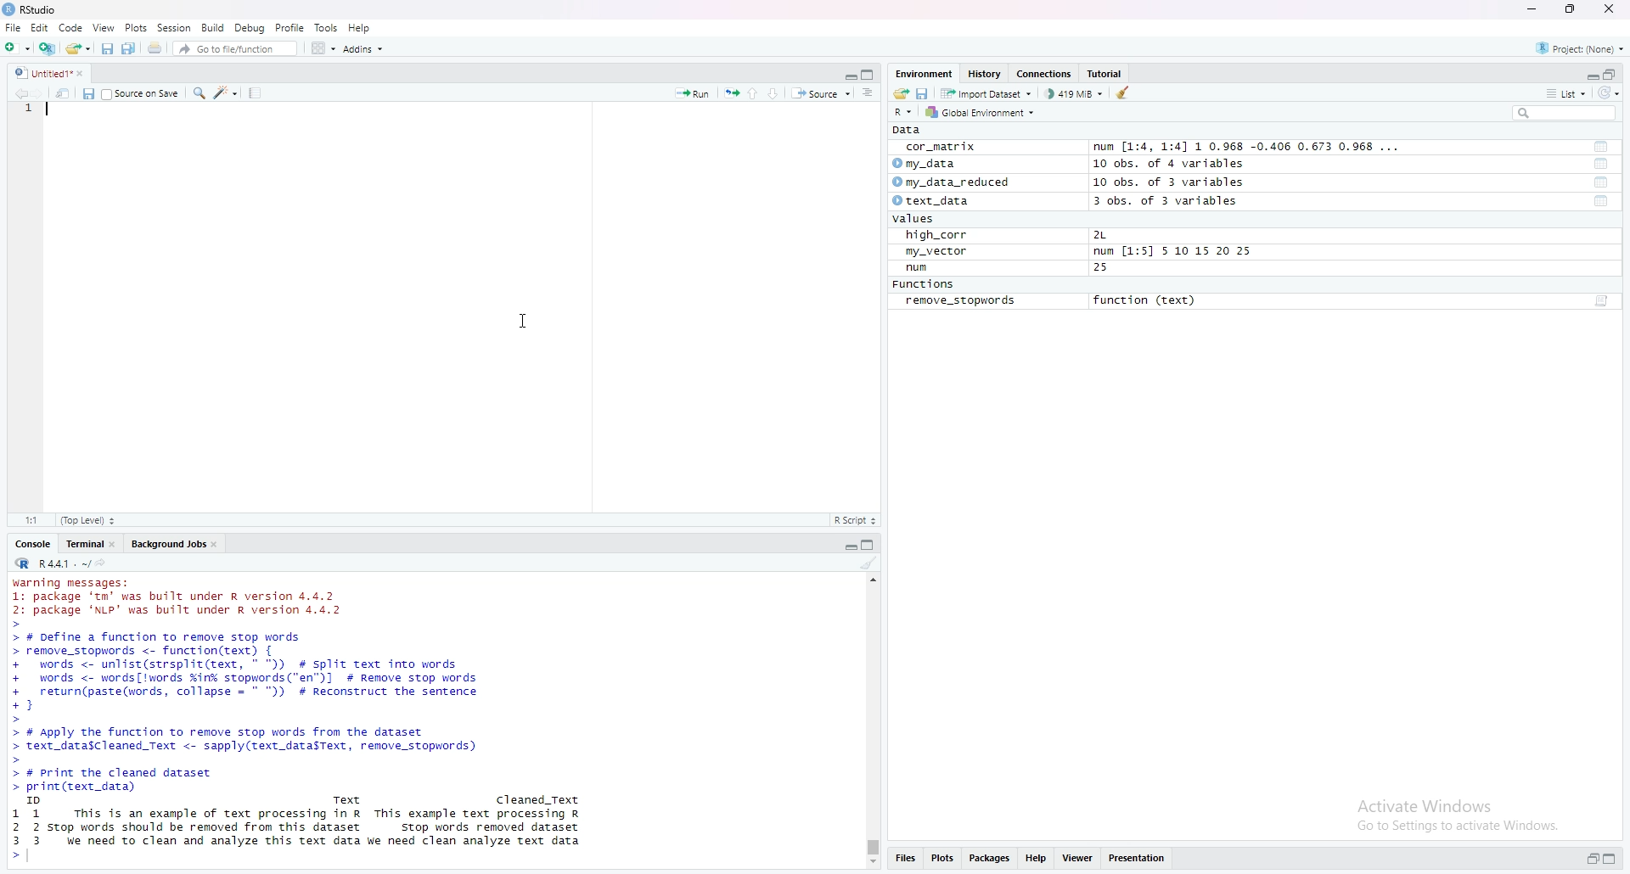 The width and height of the screenshot is (1630, 874). What do you see at coordinates (363, 48) in the screenshot?
I see `Addins ` at bounding box center [363, 48].